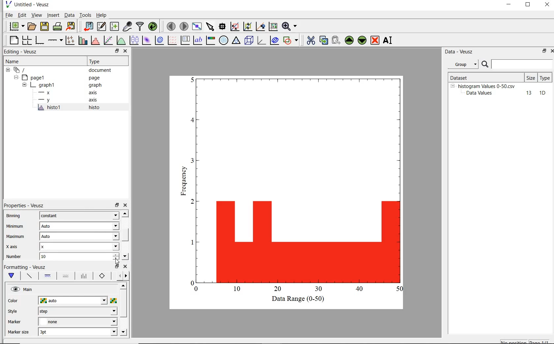  Describe the element at coordinates (116, 259) in the screenshot. I see `decrease number` at that location.